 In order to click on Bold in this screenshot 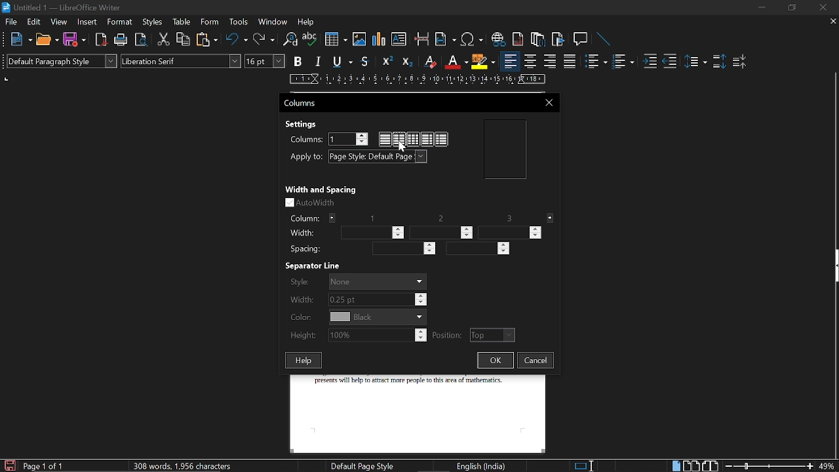, I will do `click(299, 61)`.